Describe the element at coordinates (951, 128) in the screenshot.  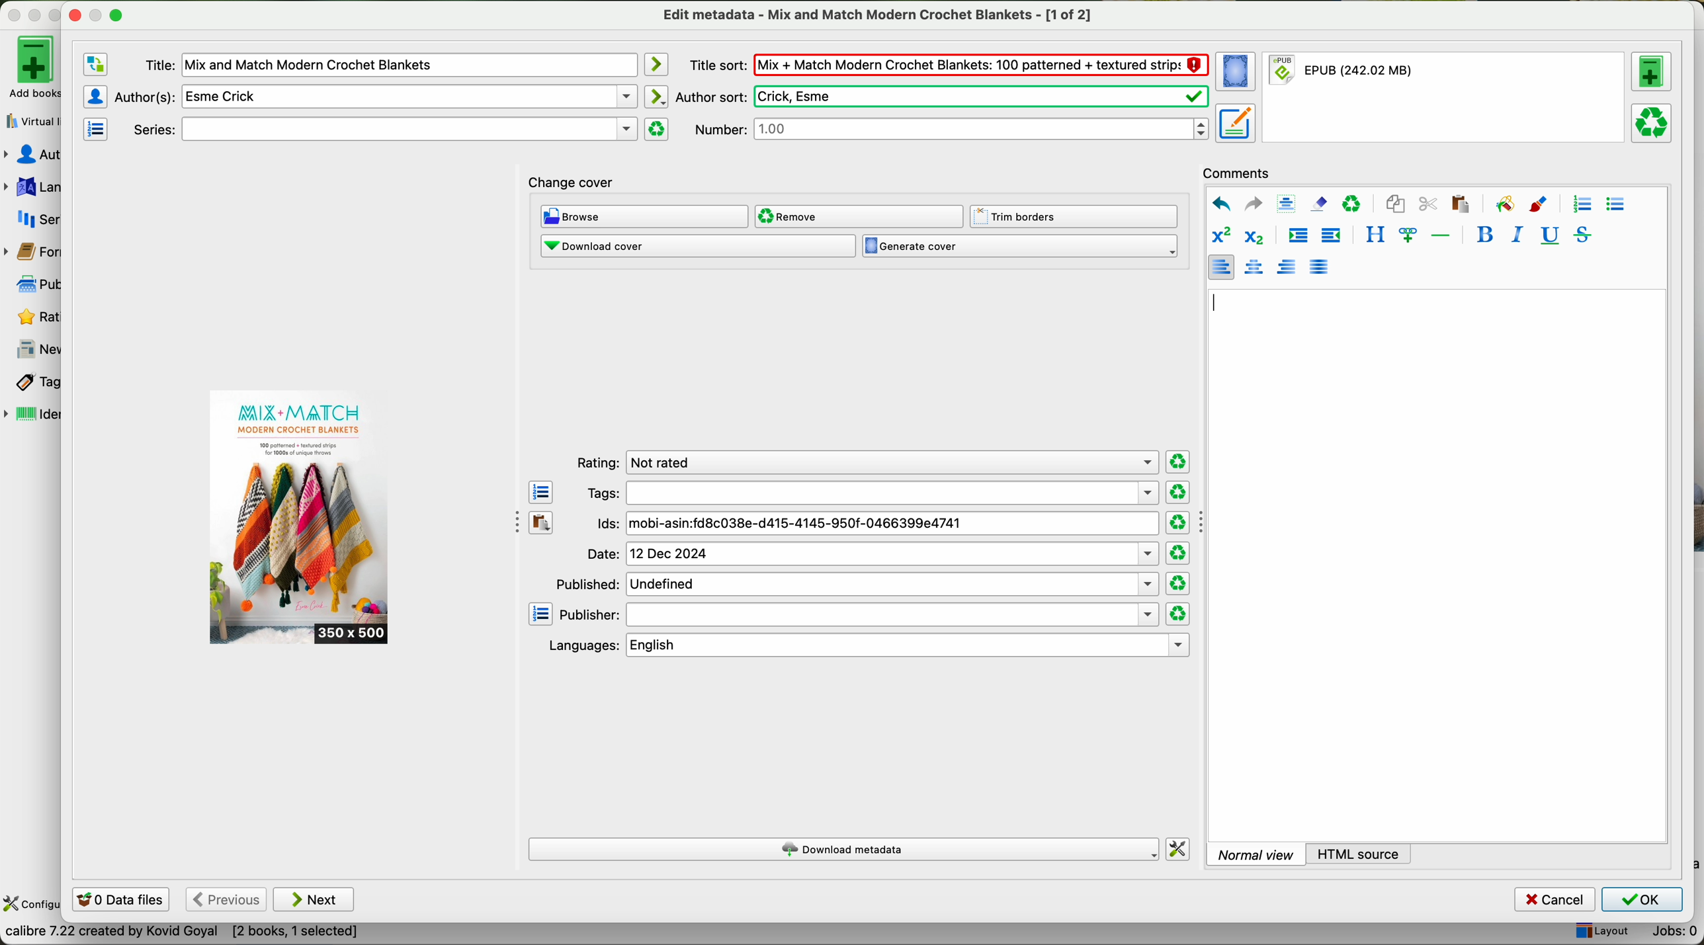
I see `number` at that location.